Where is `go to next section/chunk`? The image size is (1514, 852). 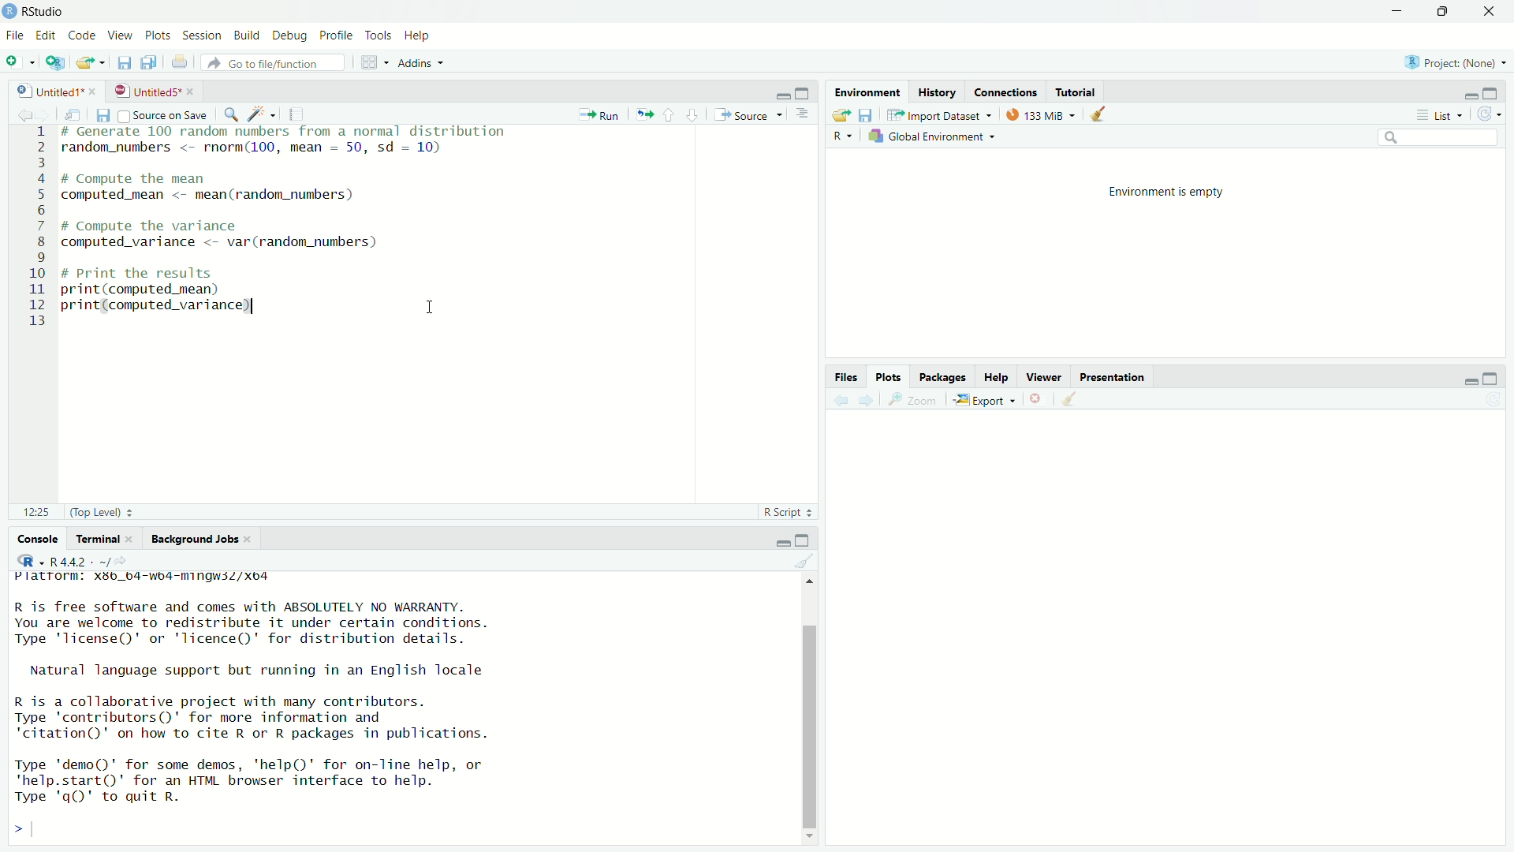 go to next section/chunk is located at coordinates (694, 114).